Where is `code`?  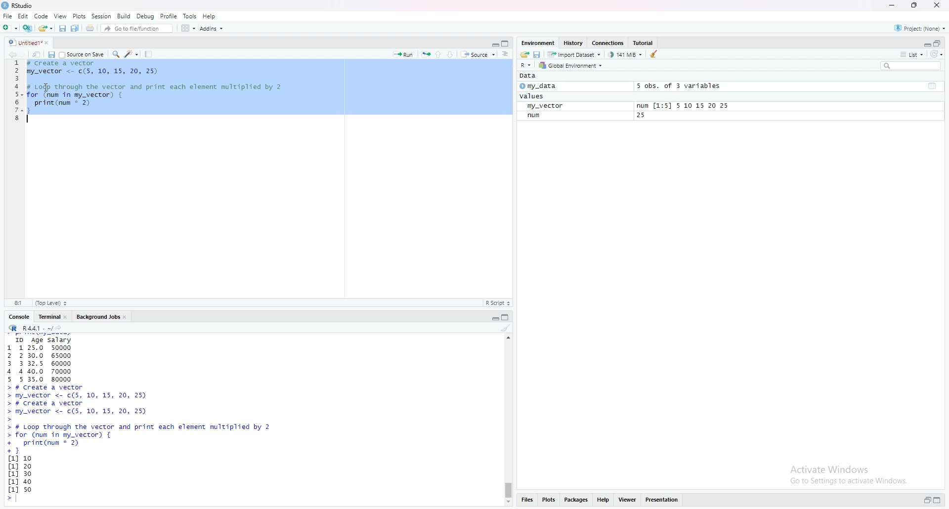
code is located at coordinates (41, 16).